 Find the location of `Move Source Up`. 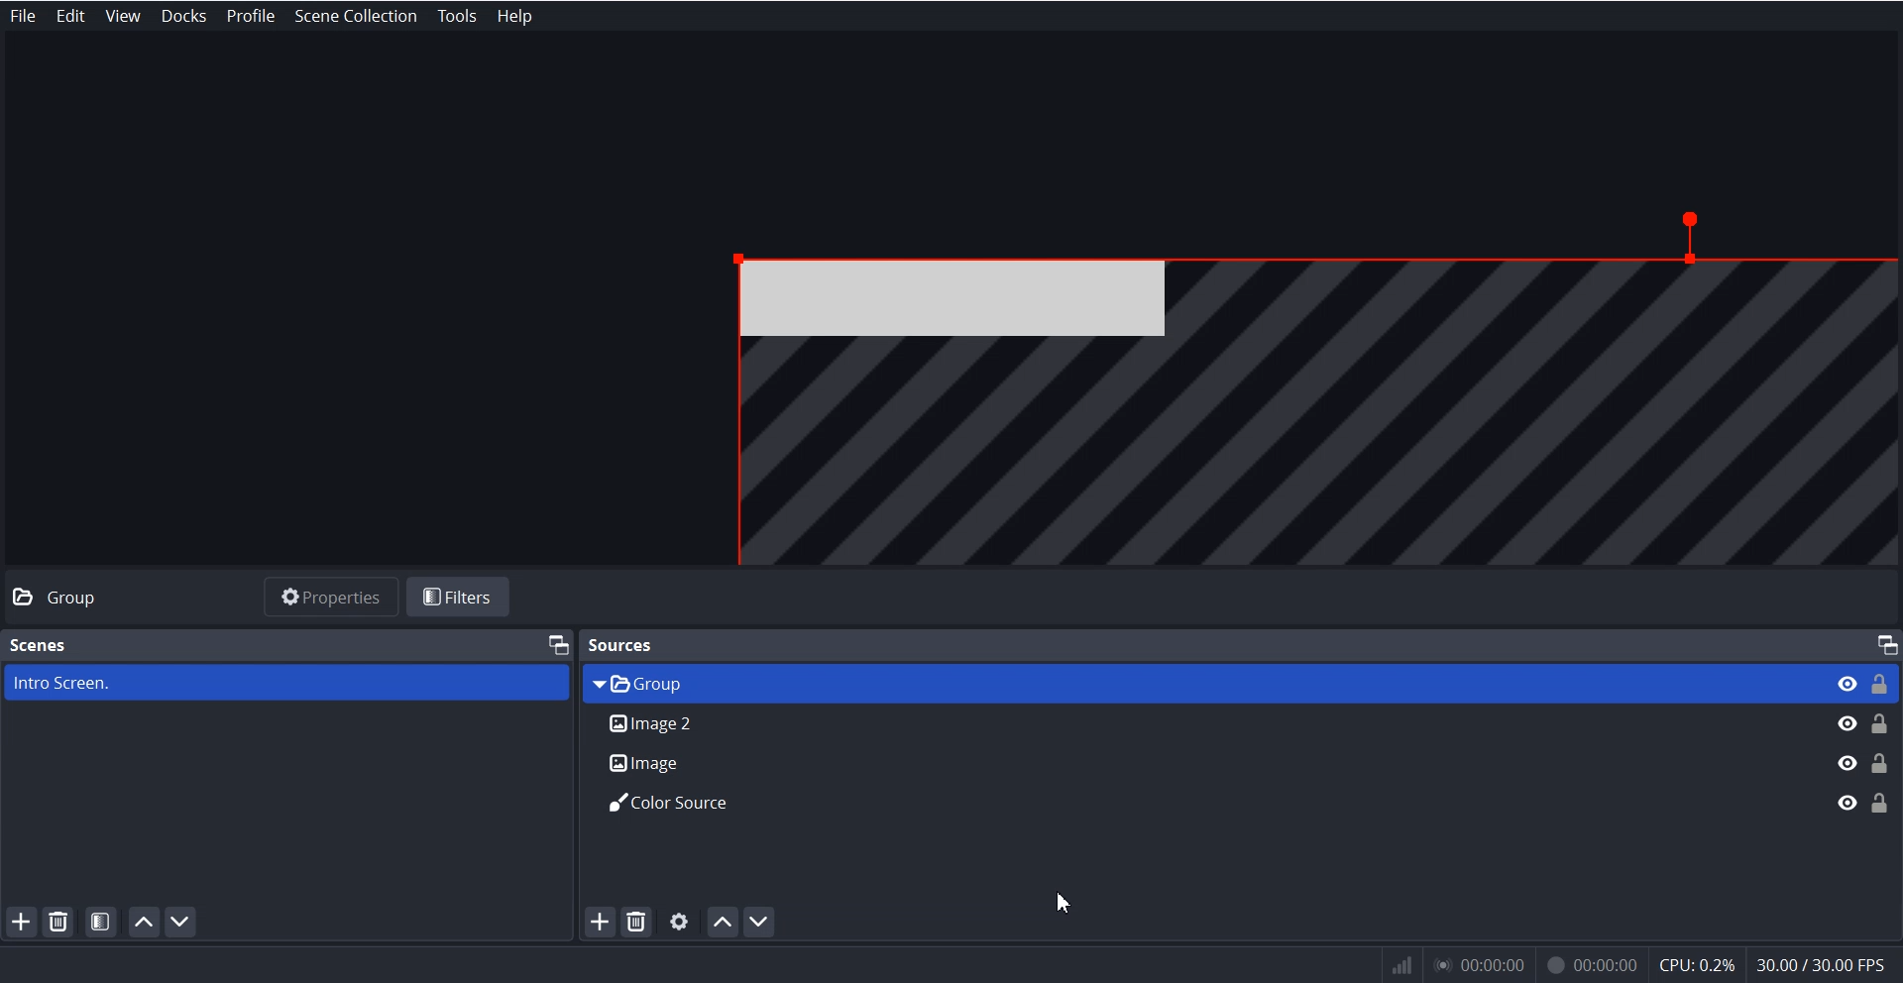

Move Source Up is located at coordinates (723, 922).